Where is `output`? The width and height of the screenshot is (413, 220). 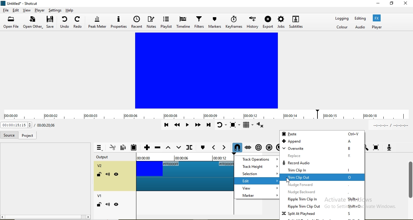 output is located at coordinates (106, 157).